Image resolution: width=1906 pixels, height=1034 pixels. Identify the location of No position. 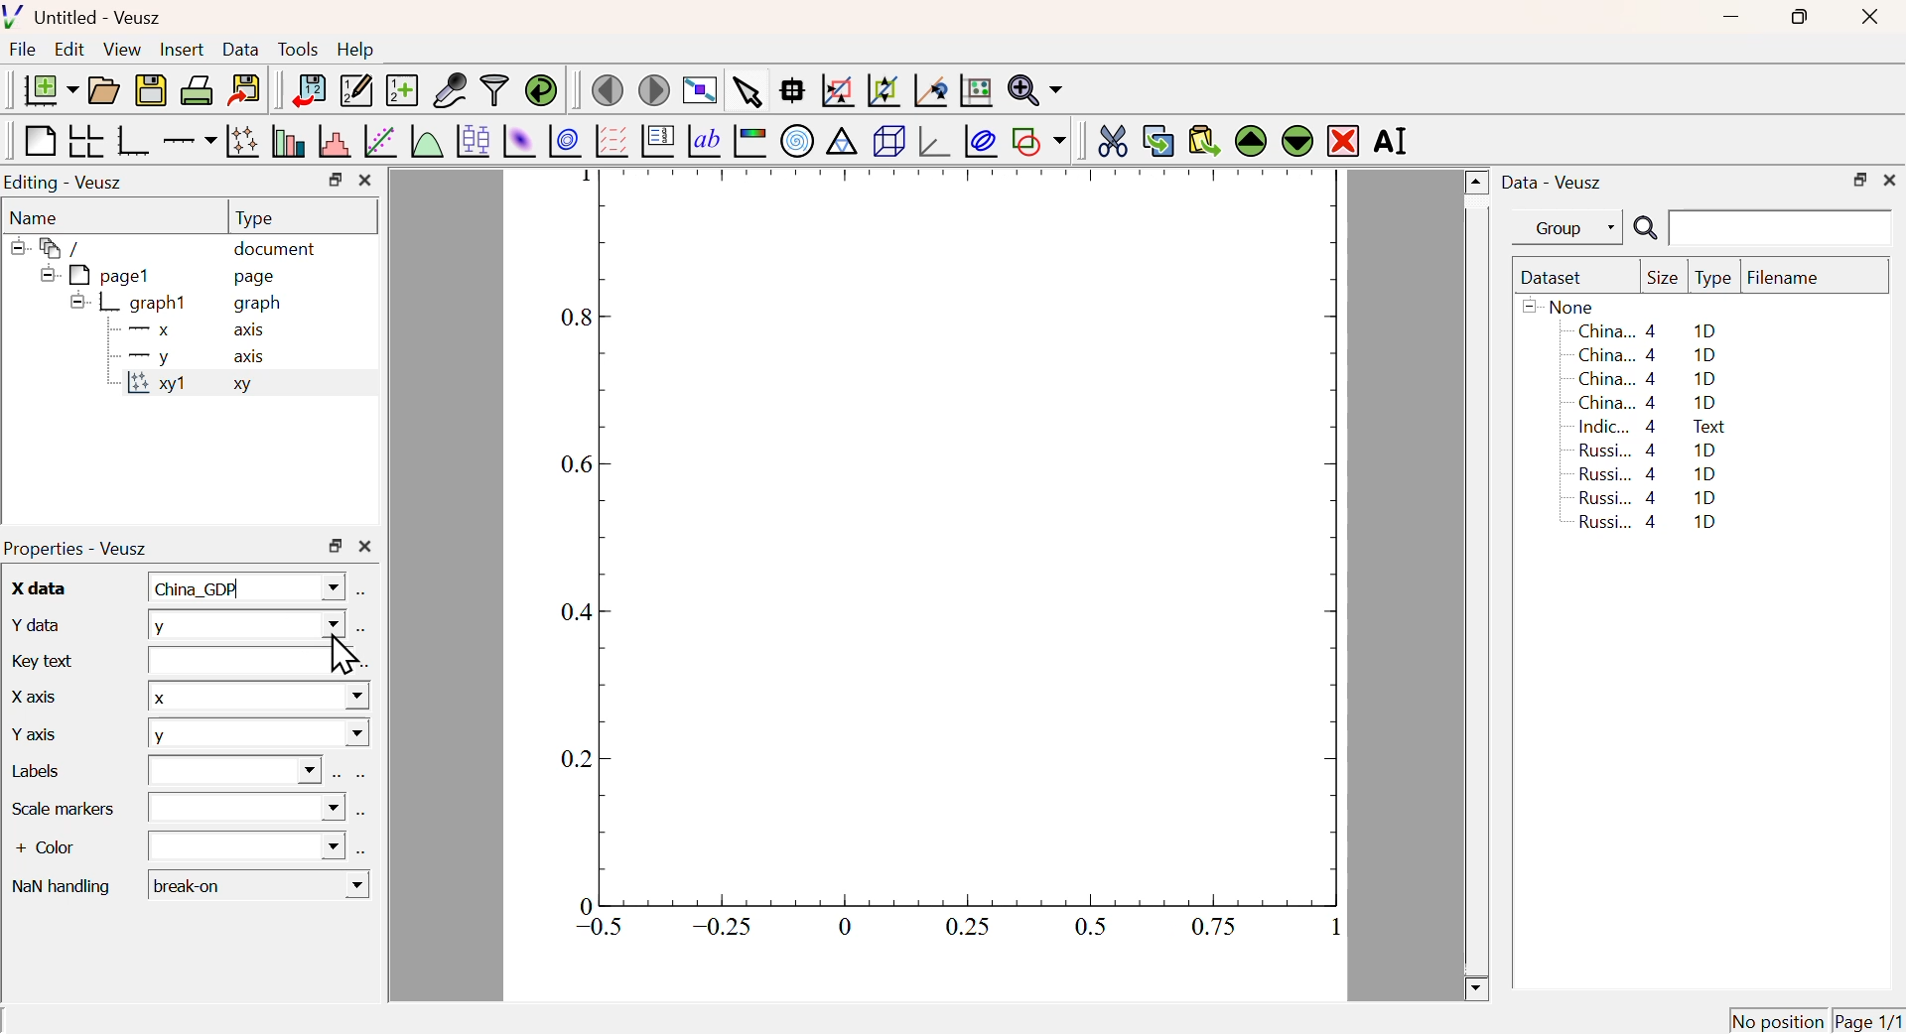
(1778, 1018).